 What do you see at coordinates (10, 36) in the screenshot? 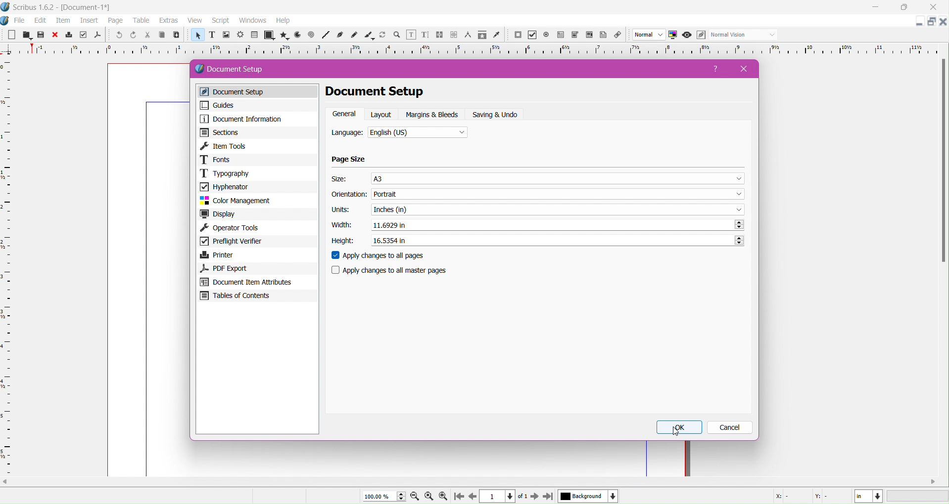
I see `new` at bounding box center [10, 36].